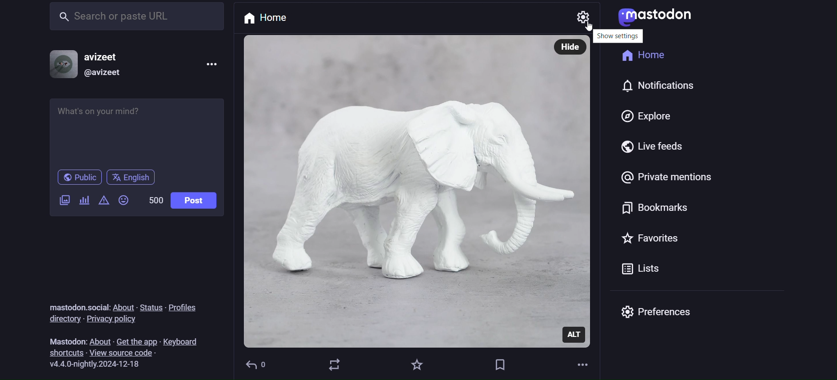  Describe the element at coordinates (183, 308) in the screenshot. I see `Profiles` at that location.